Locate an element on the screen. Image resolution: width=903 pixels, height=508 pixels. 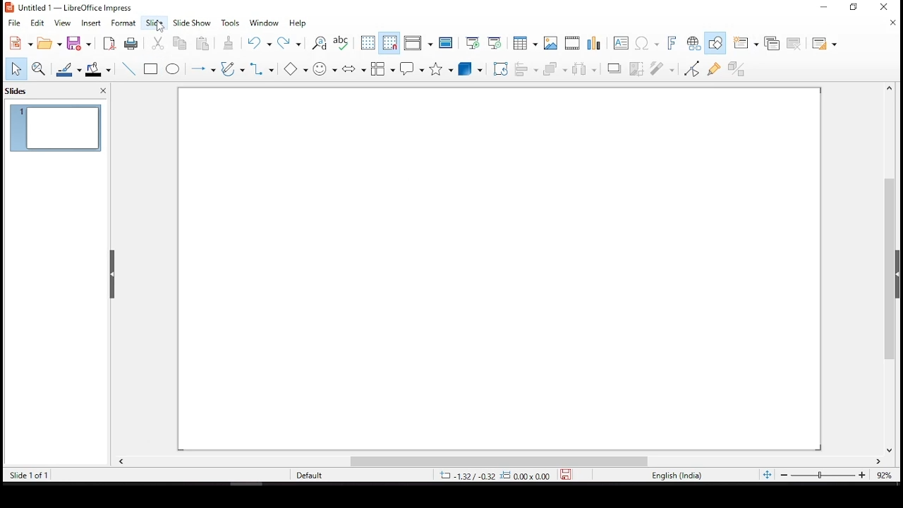
start from first slide is located at coordinates (473, 42).